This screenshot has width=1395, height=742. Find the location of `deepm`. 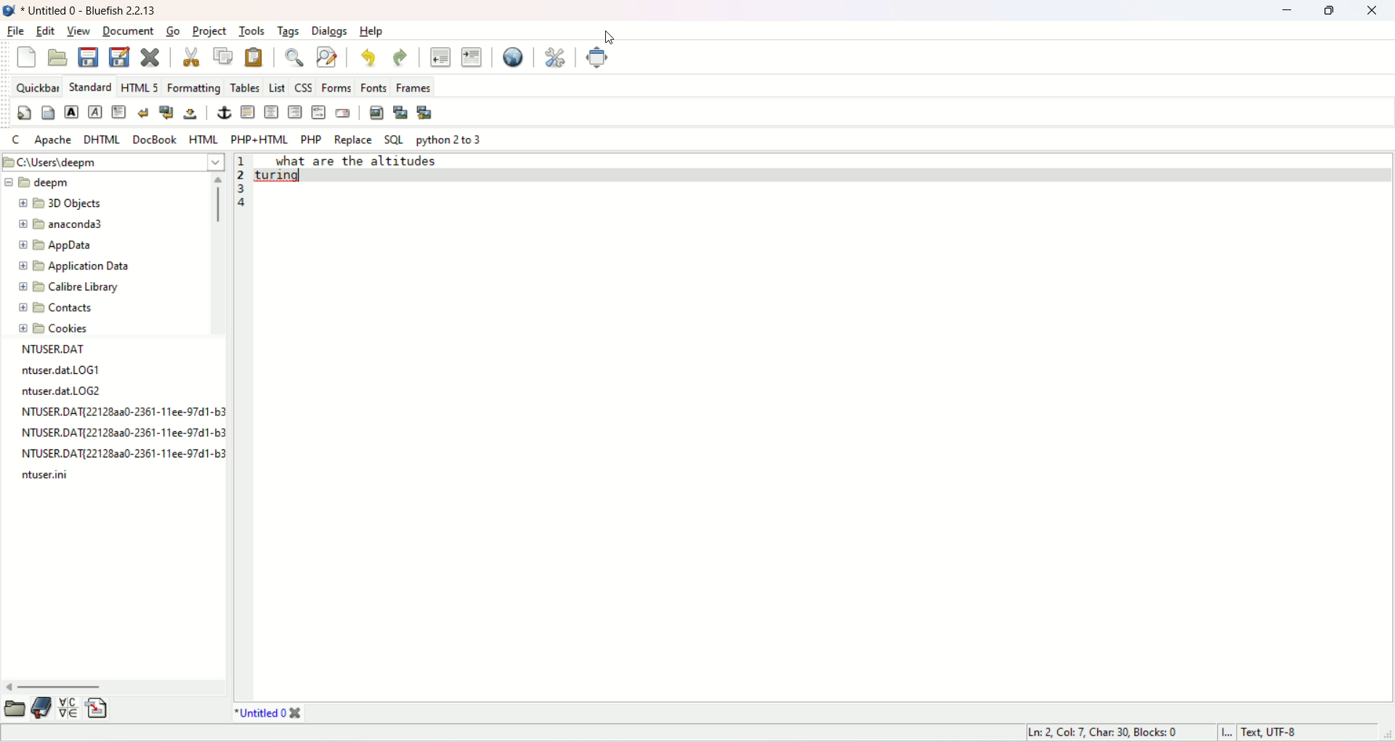

deepm is located at coordinates (38, 182).